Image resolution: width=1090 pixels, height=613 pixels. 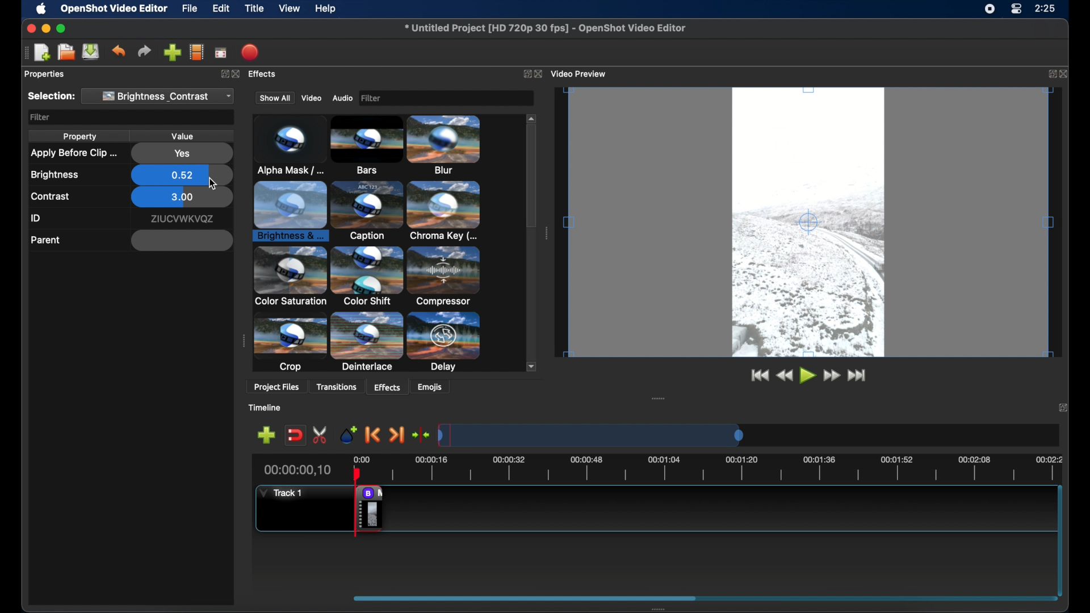 What do you see at coordinates (1050, 74) in the screenshot?
I see `expand` at bounding box center [1050, 74].